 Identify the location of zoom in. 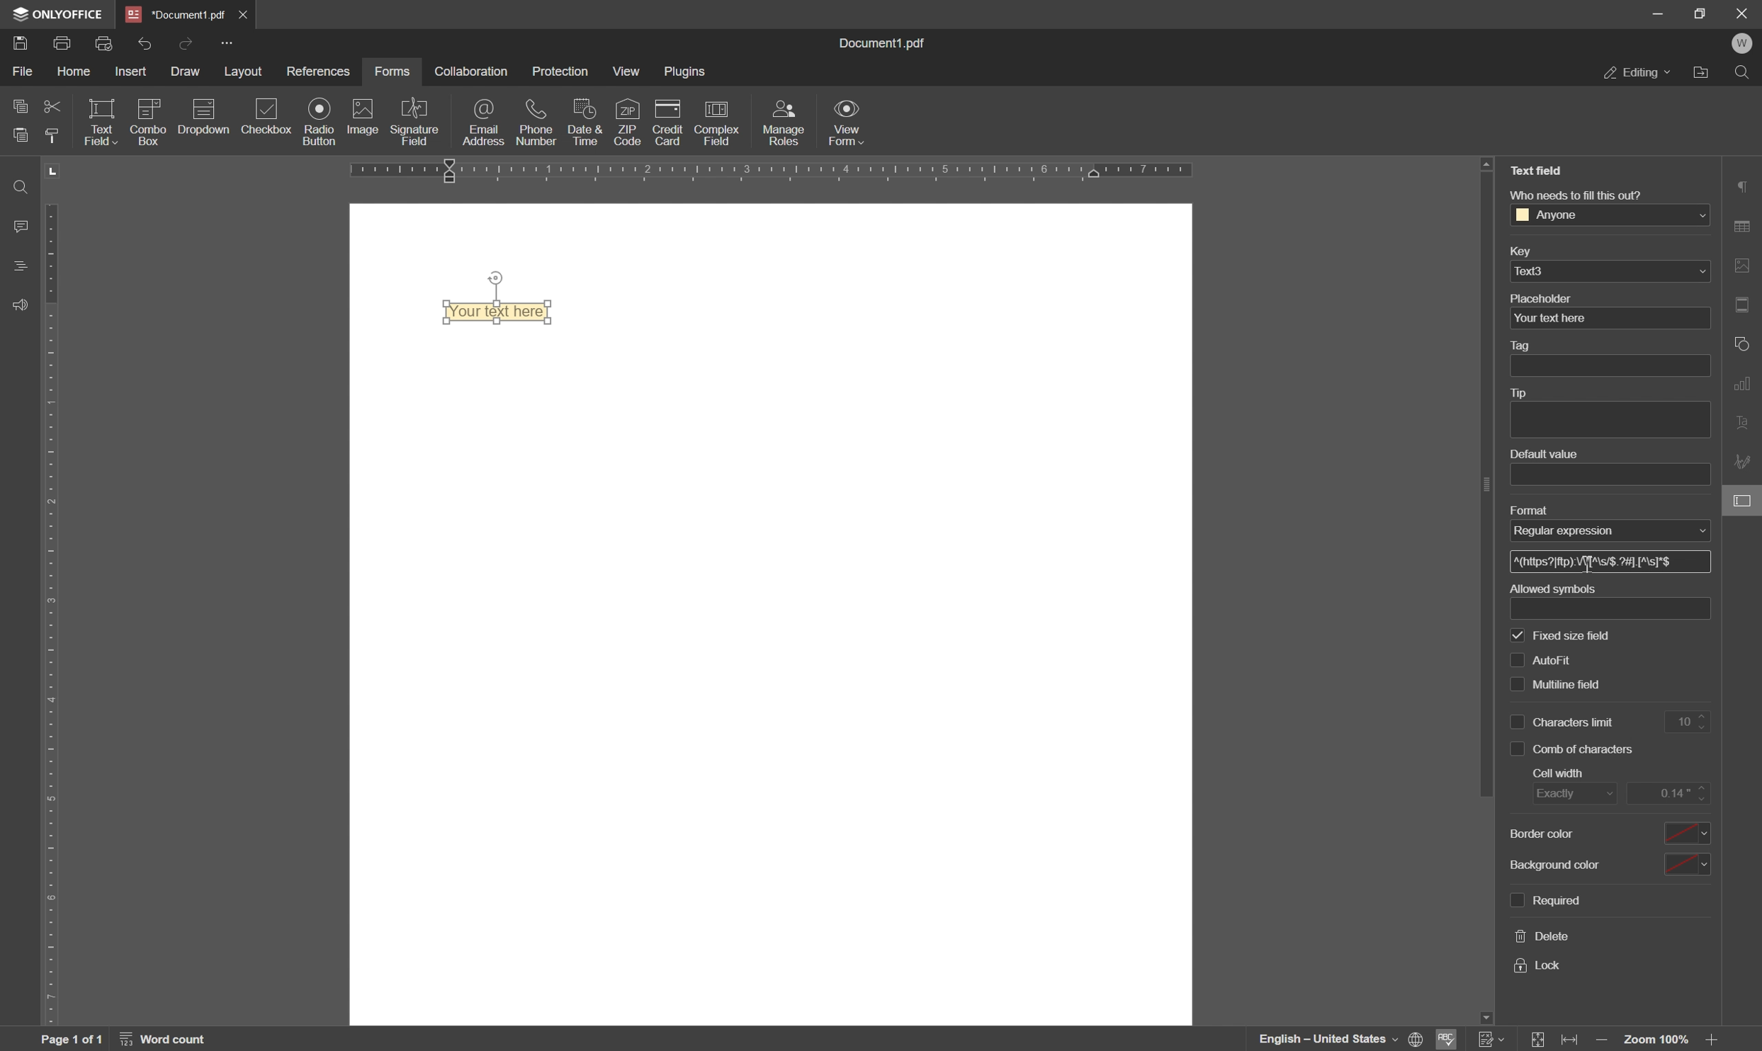
(1715, 1041).